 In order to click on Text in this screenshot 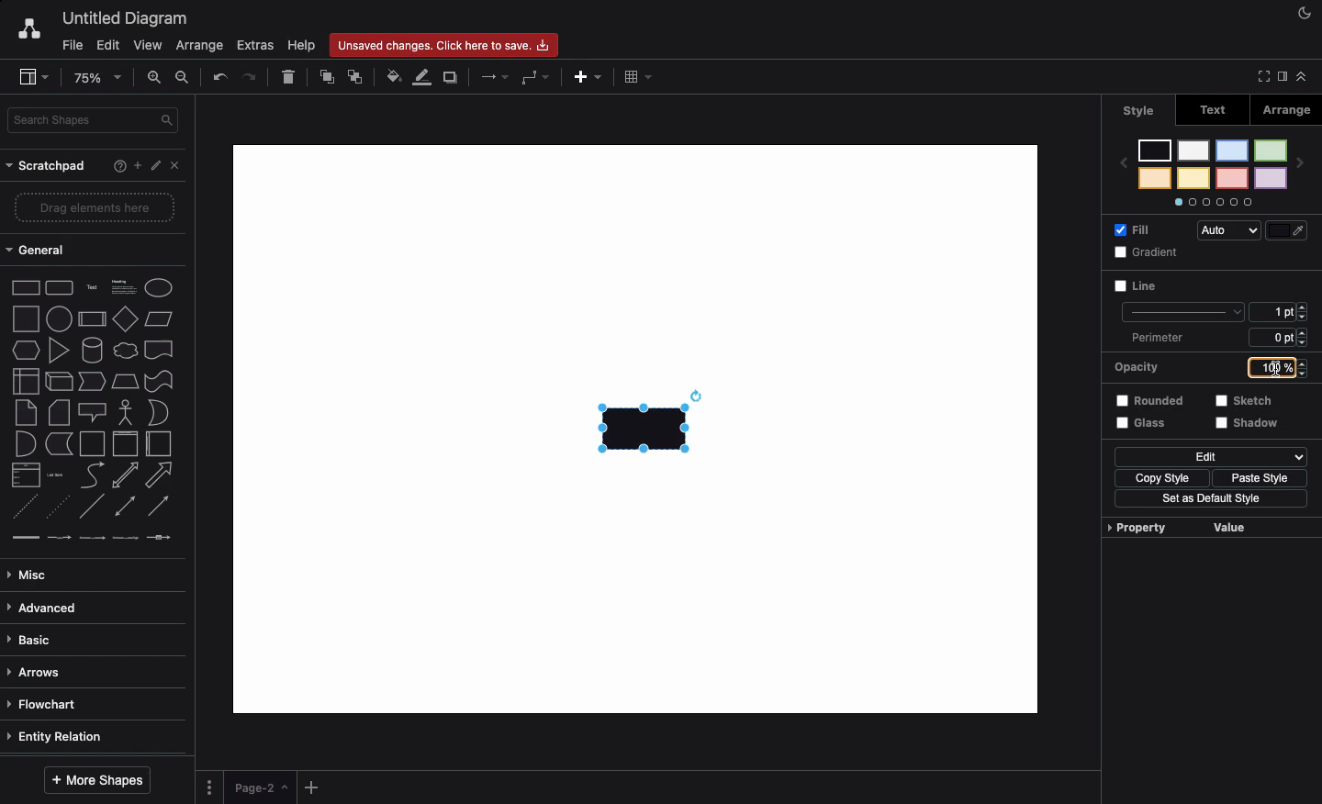, I will do `click(1209, 110)`.